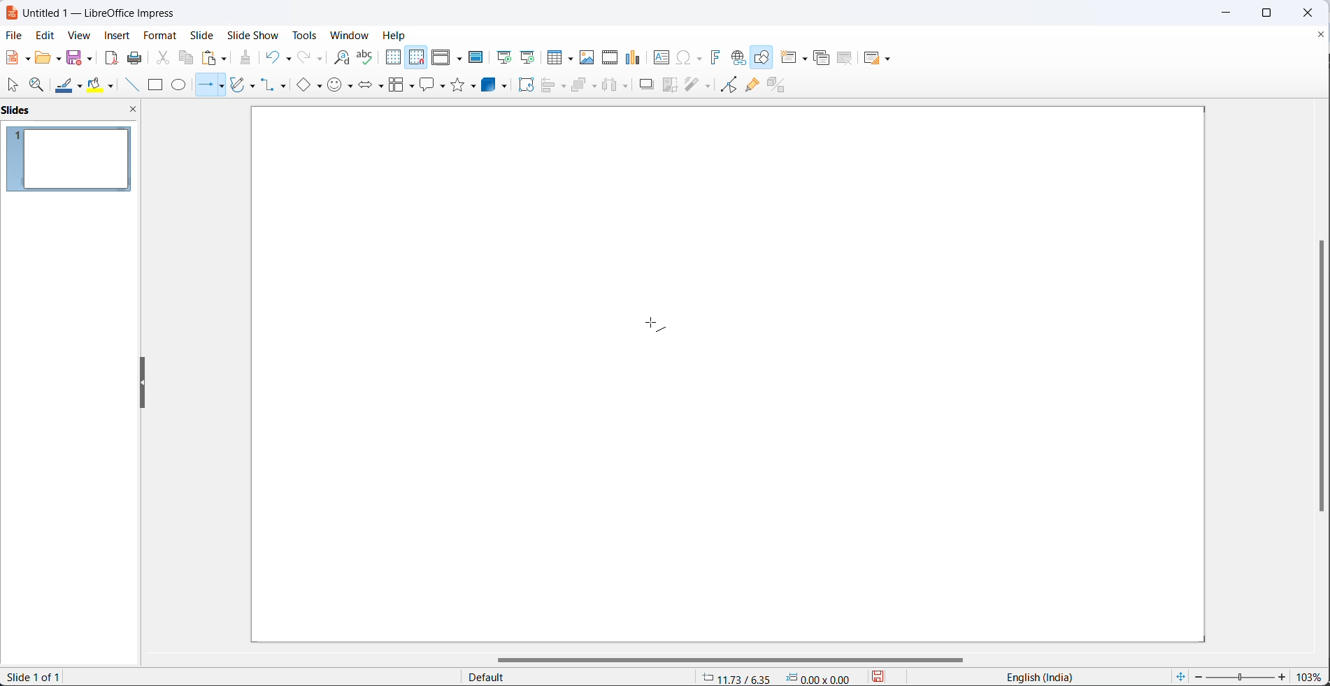 This screenshot has width=1330, height=686. I want to click on format, so click(161, 35).